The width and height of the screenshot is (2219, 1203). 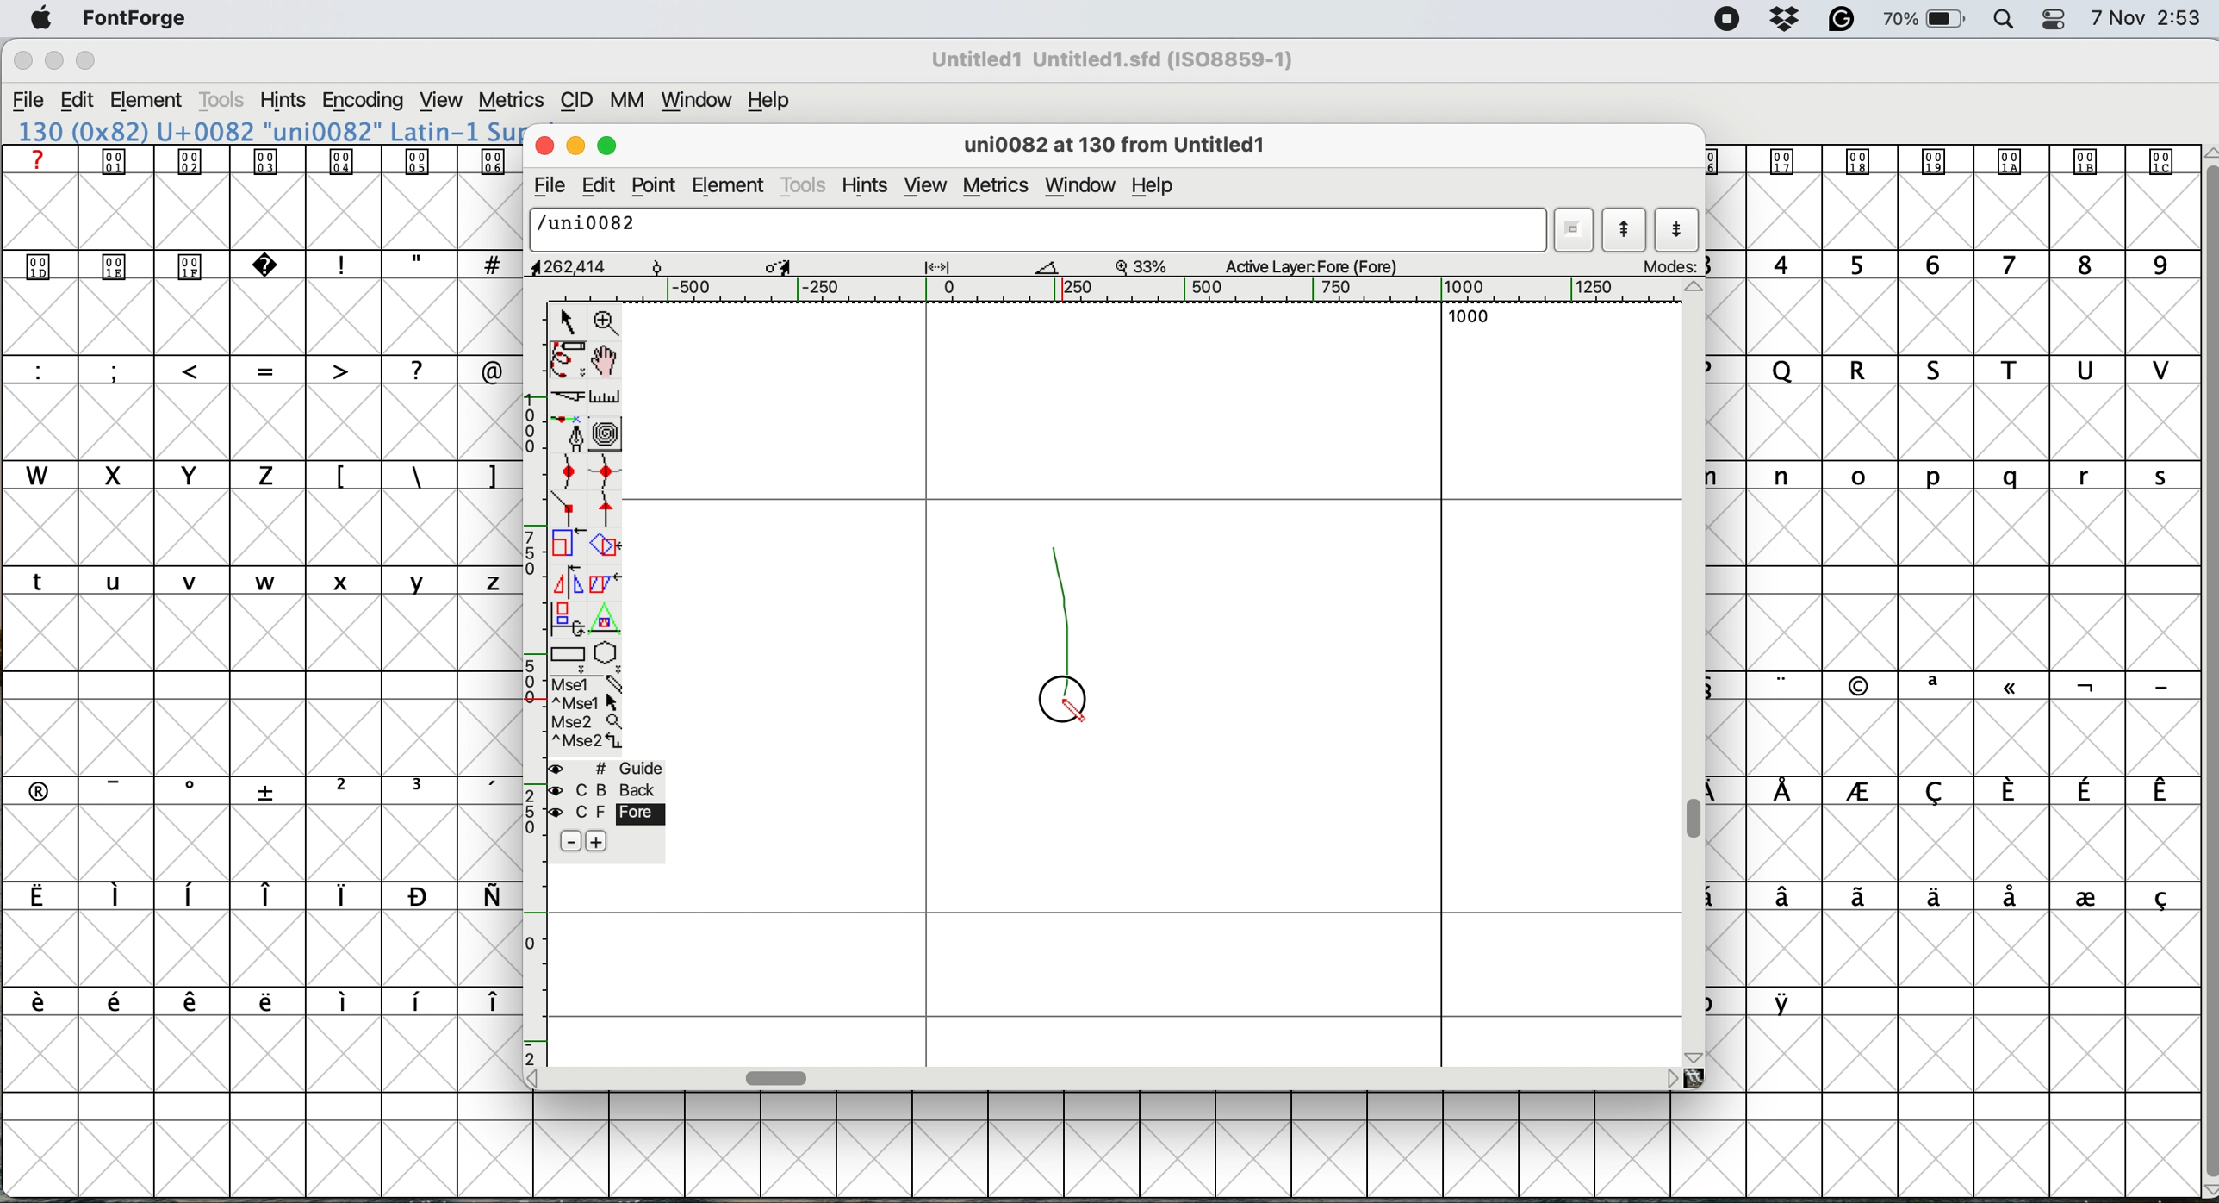 I want to click on screen recorder, so click(x=1726, y=22).